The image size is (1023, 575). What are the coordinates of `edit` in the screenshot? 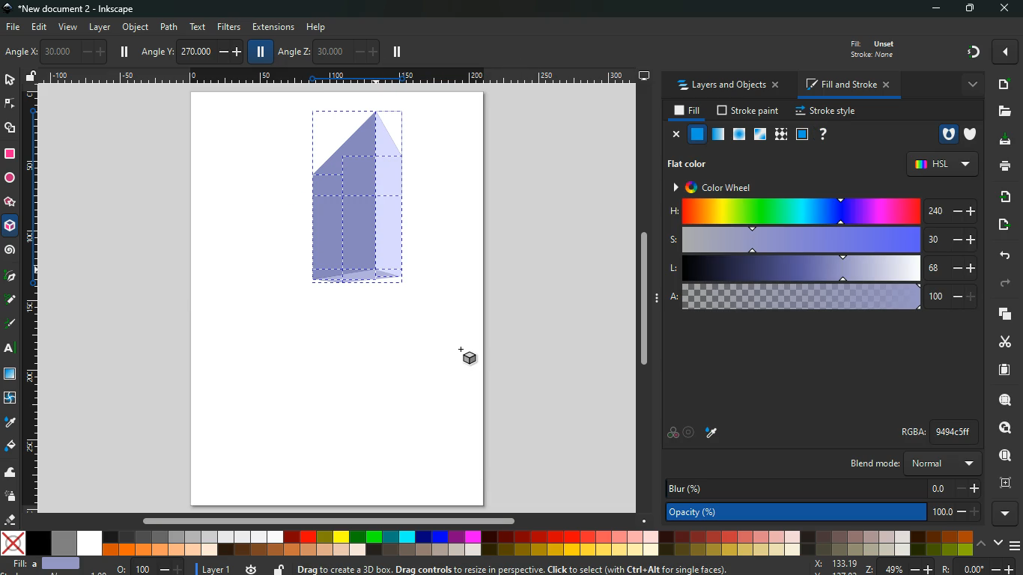 It's located at (40, 27).